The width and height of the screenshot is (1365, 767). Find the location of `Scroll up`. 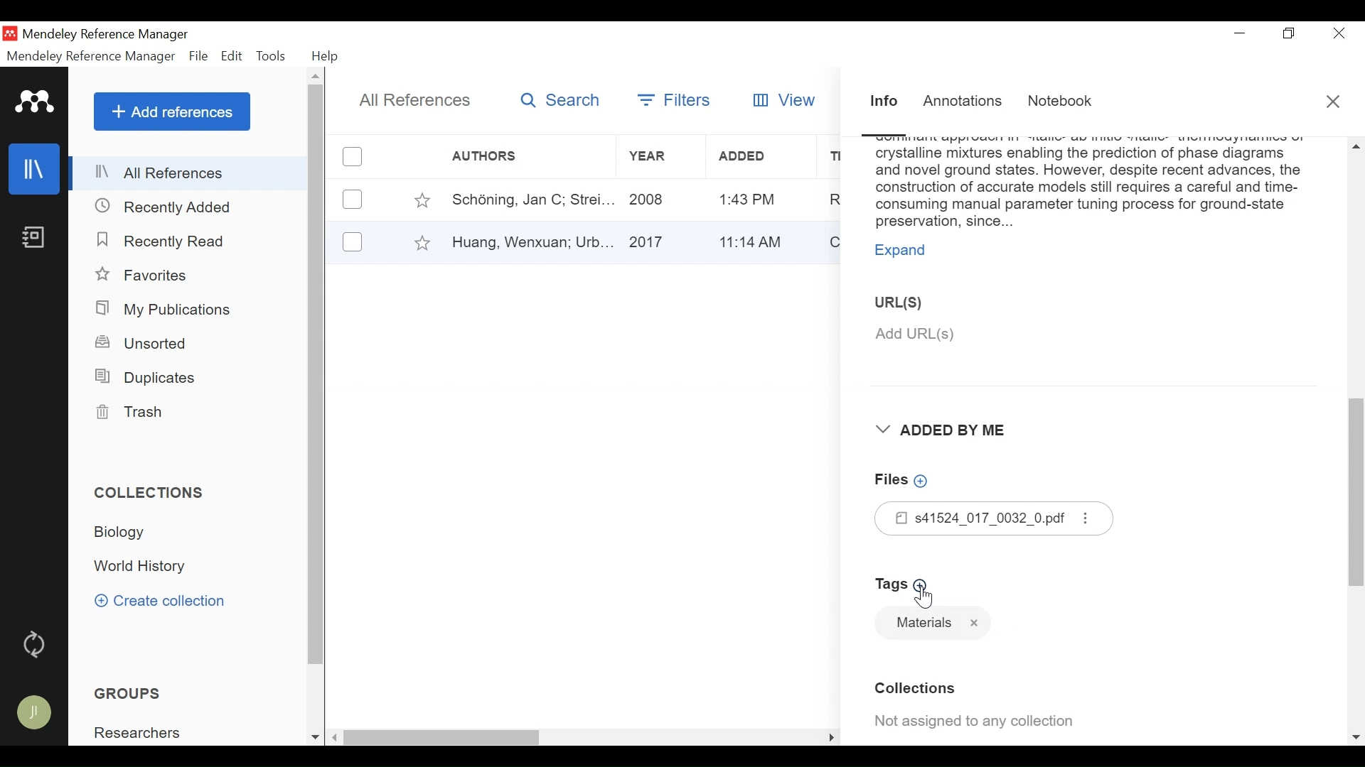

Scroll up is located at coordinates (1354, 146).